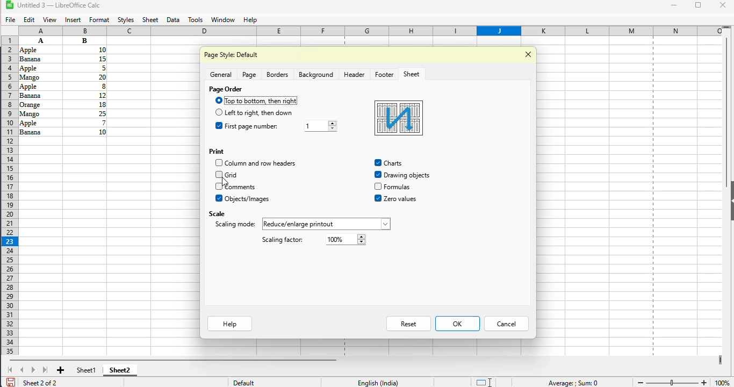 Image resolution: width=734 pixels, height=387 pixels. What do you see at coordinates (262, 101) in the screenshot?
I see `top to bottom, then right` at bounding box center [262, 101].